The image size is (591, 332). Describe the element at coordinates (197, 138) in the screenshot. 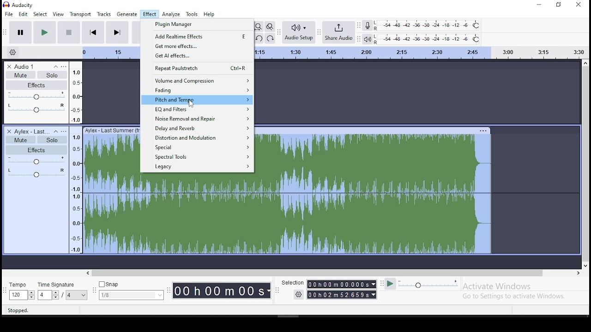

I see `distortion and modulation` at that location.